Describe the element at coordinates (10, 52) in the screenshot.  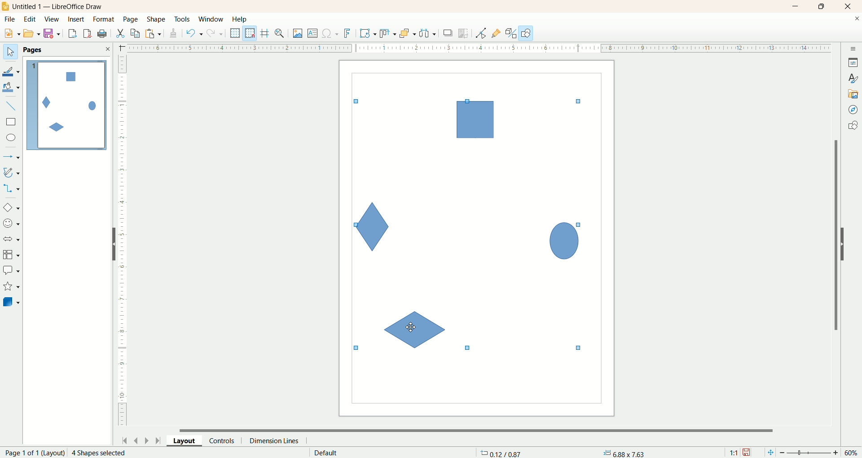
I see `select` at that location.